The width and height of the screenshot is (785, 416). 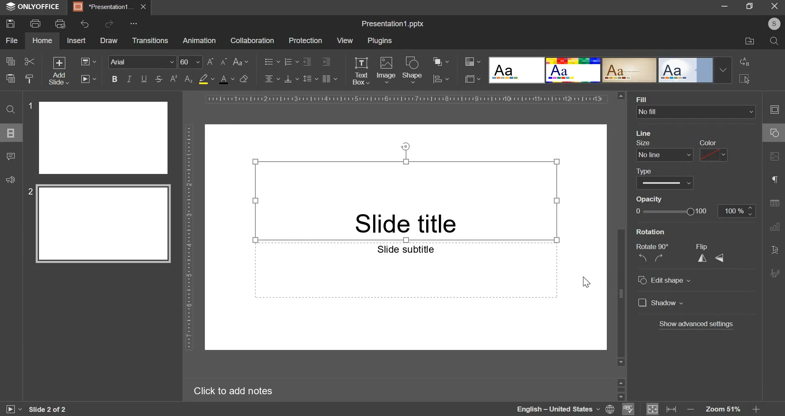 I want to click on text art settings, so click(x=774, y=249).